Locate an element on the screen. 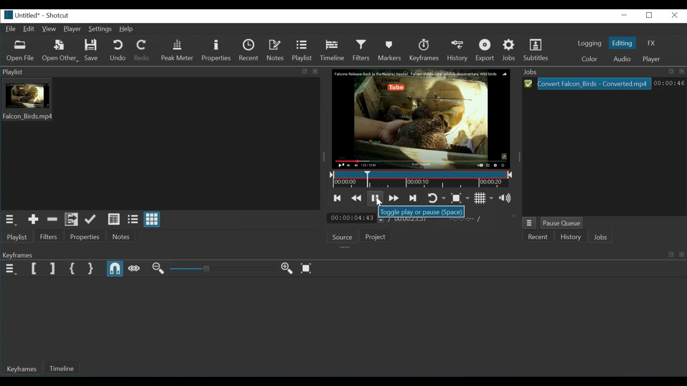 The width and height of the screenshot is (687, 386). Toggle zoom is located at coordinates (460, 198).